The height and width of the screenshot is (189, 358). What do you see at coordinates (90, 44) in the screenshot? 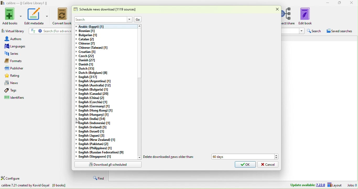
I see `chinese [7]` at bounding box center [90, 44].